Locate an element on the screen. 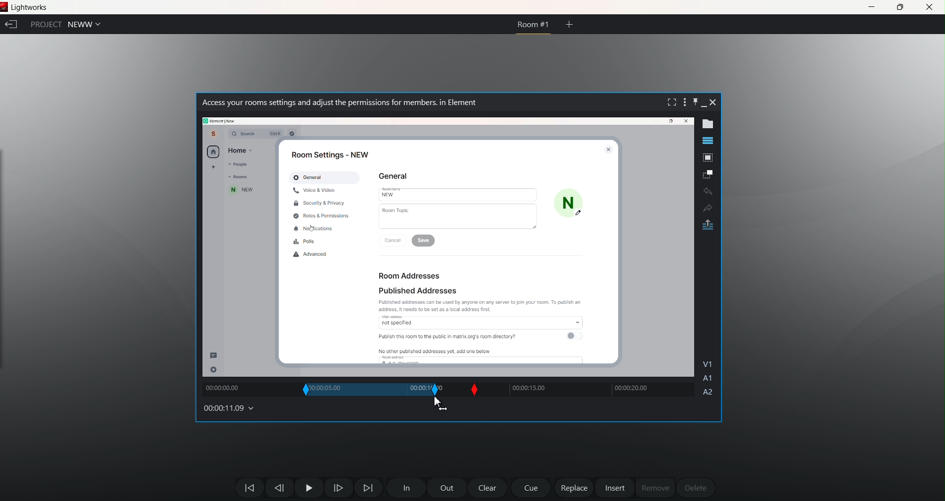  current in and out time is located at coordinates (351, 391).